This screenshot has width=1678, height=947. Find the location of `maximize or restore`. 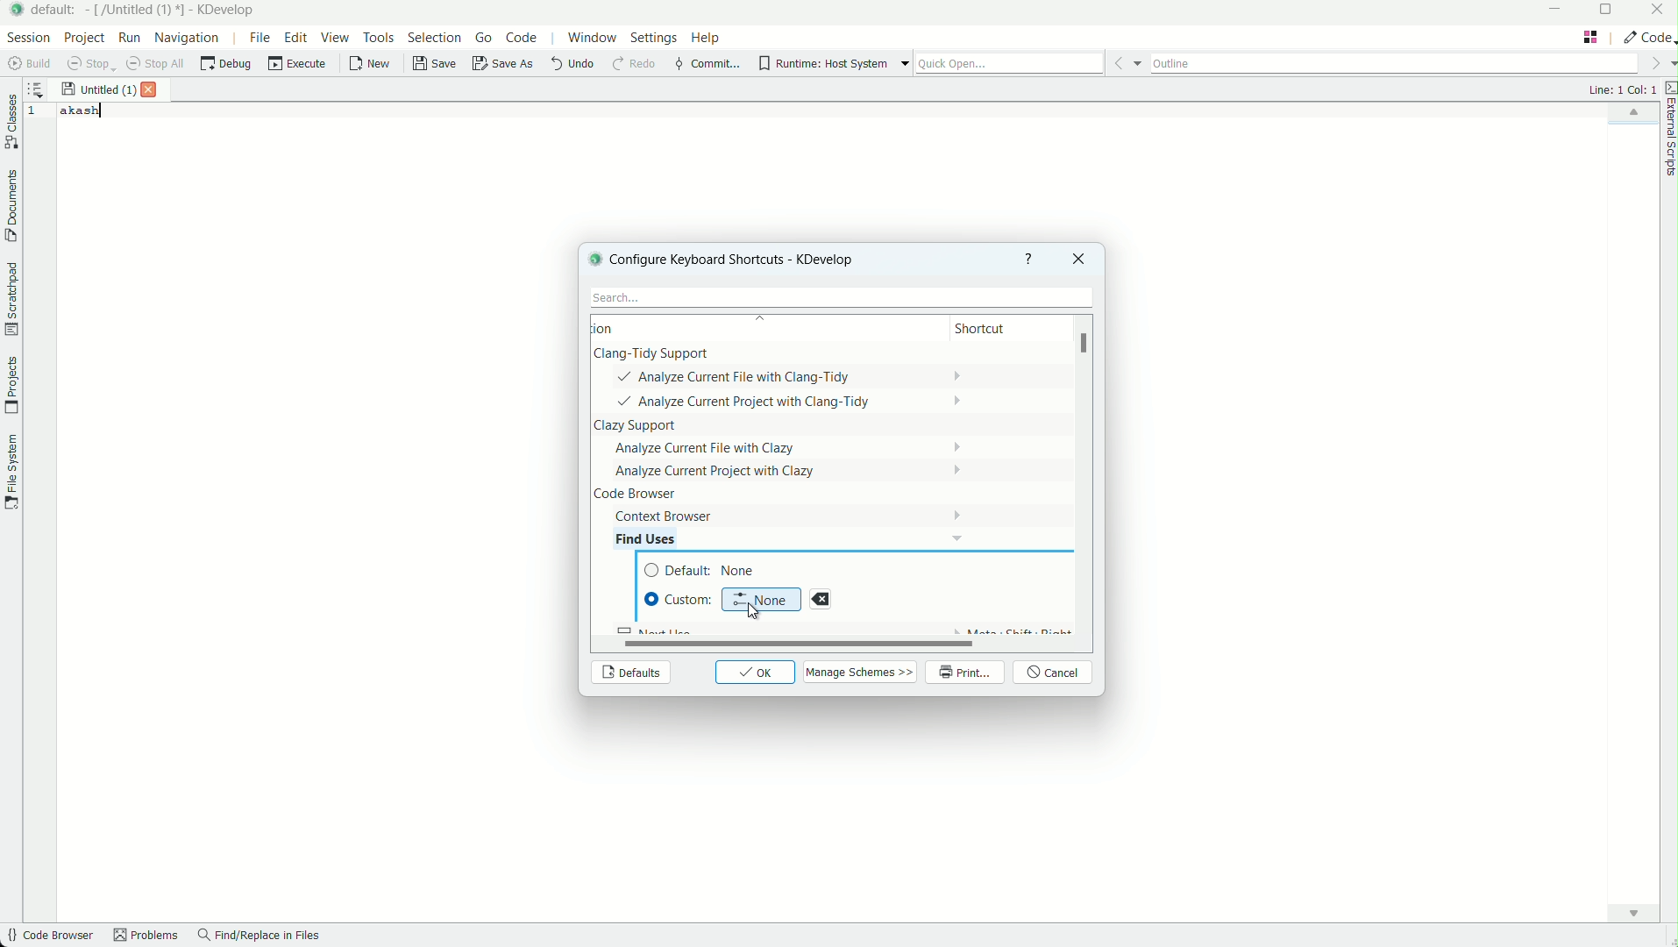

maximize or restore is located at coordinates (1610, 11).